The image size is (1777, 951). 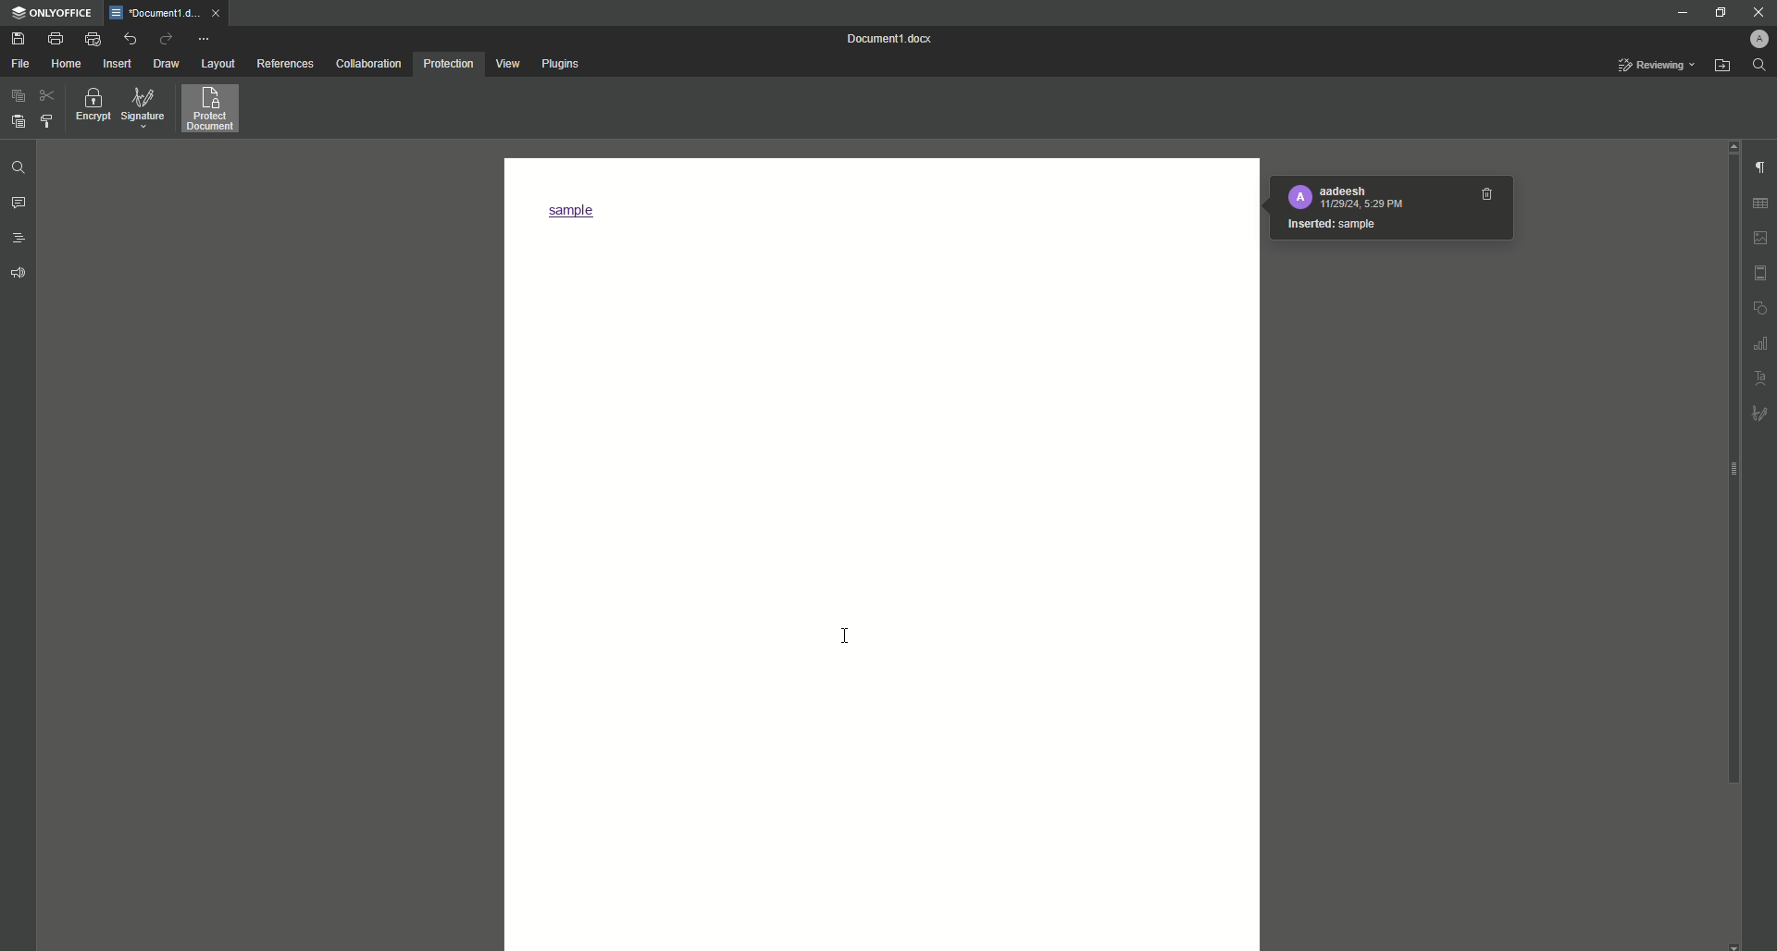 I want to click on Protection, so click(x=448, y=65).